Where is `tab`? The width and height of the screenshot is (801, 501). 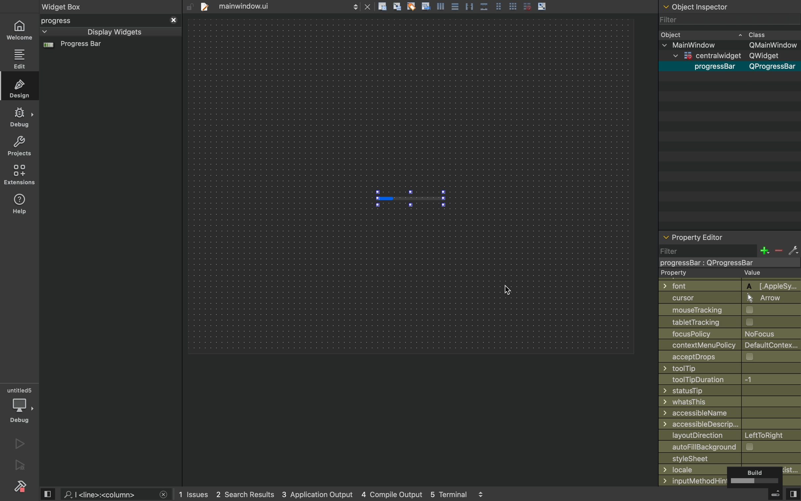 tab is located at coordinates (284, 6).